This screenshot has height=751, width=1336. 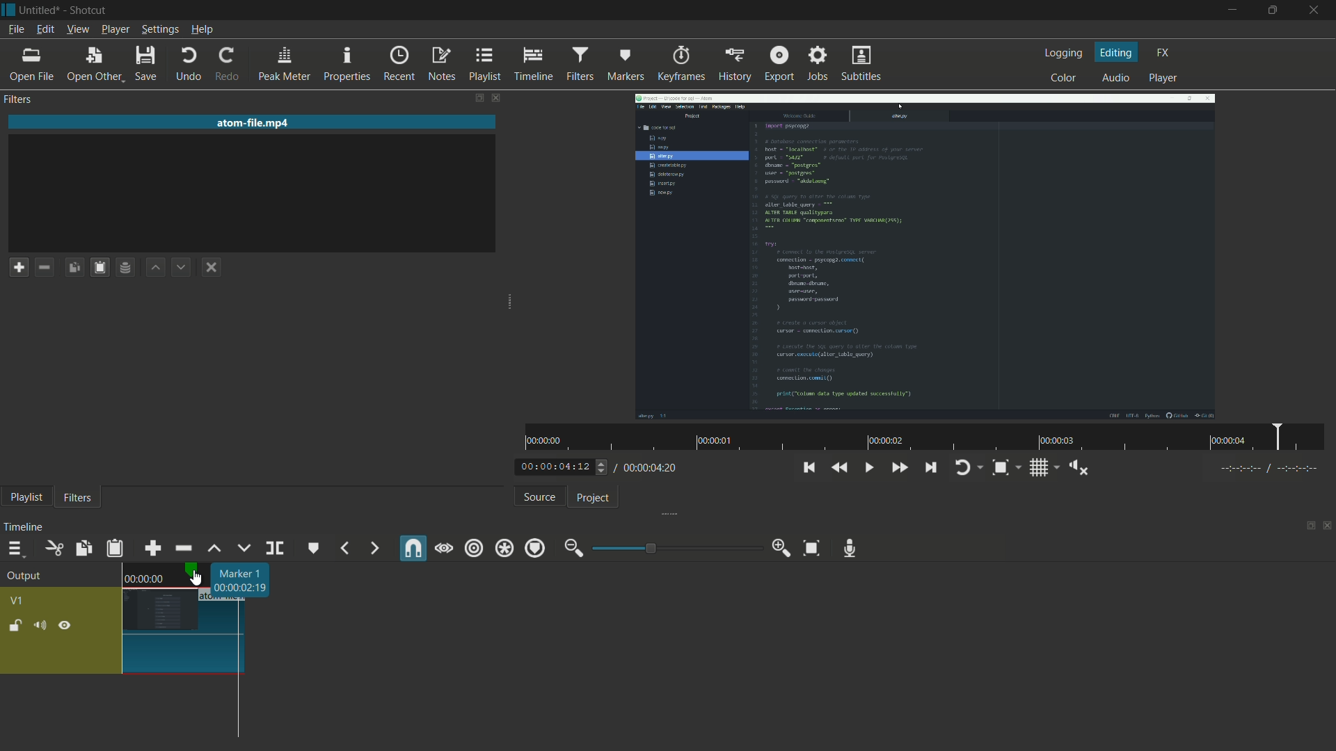 I want to click on imported video file, so click(x=925, y=258).